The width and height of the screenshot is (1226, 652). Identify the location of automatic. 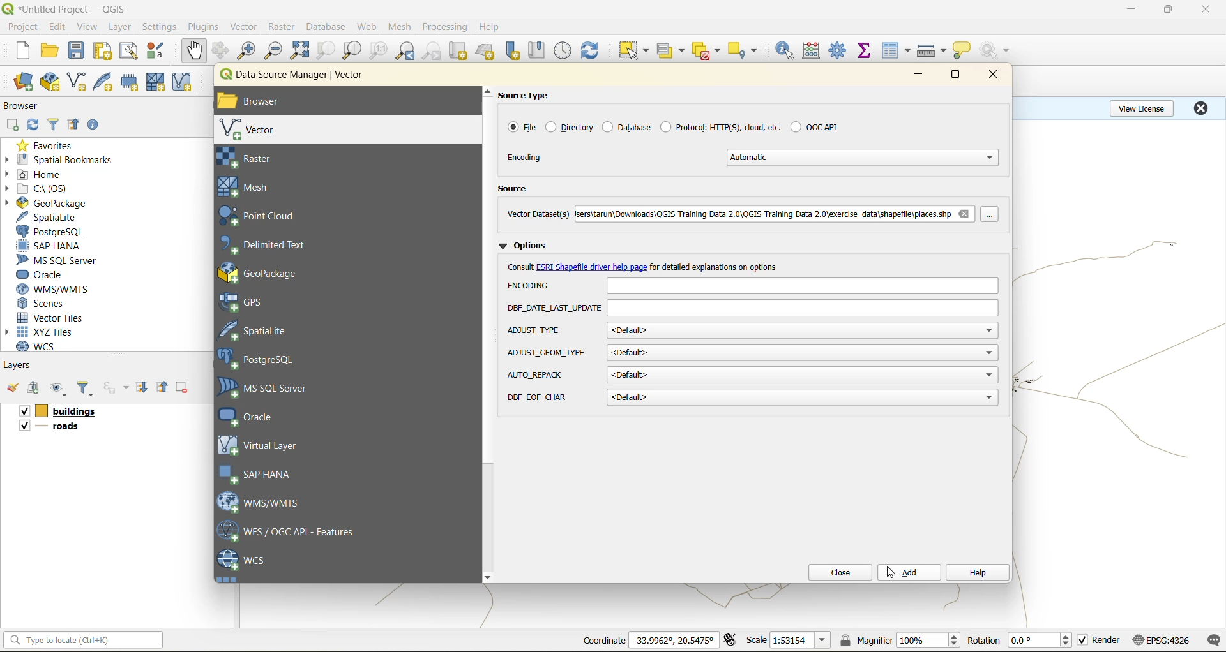
(865, 157).